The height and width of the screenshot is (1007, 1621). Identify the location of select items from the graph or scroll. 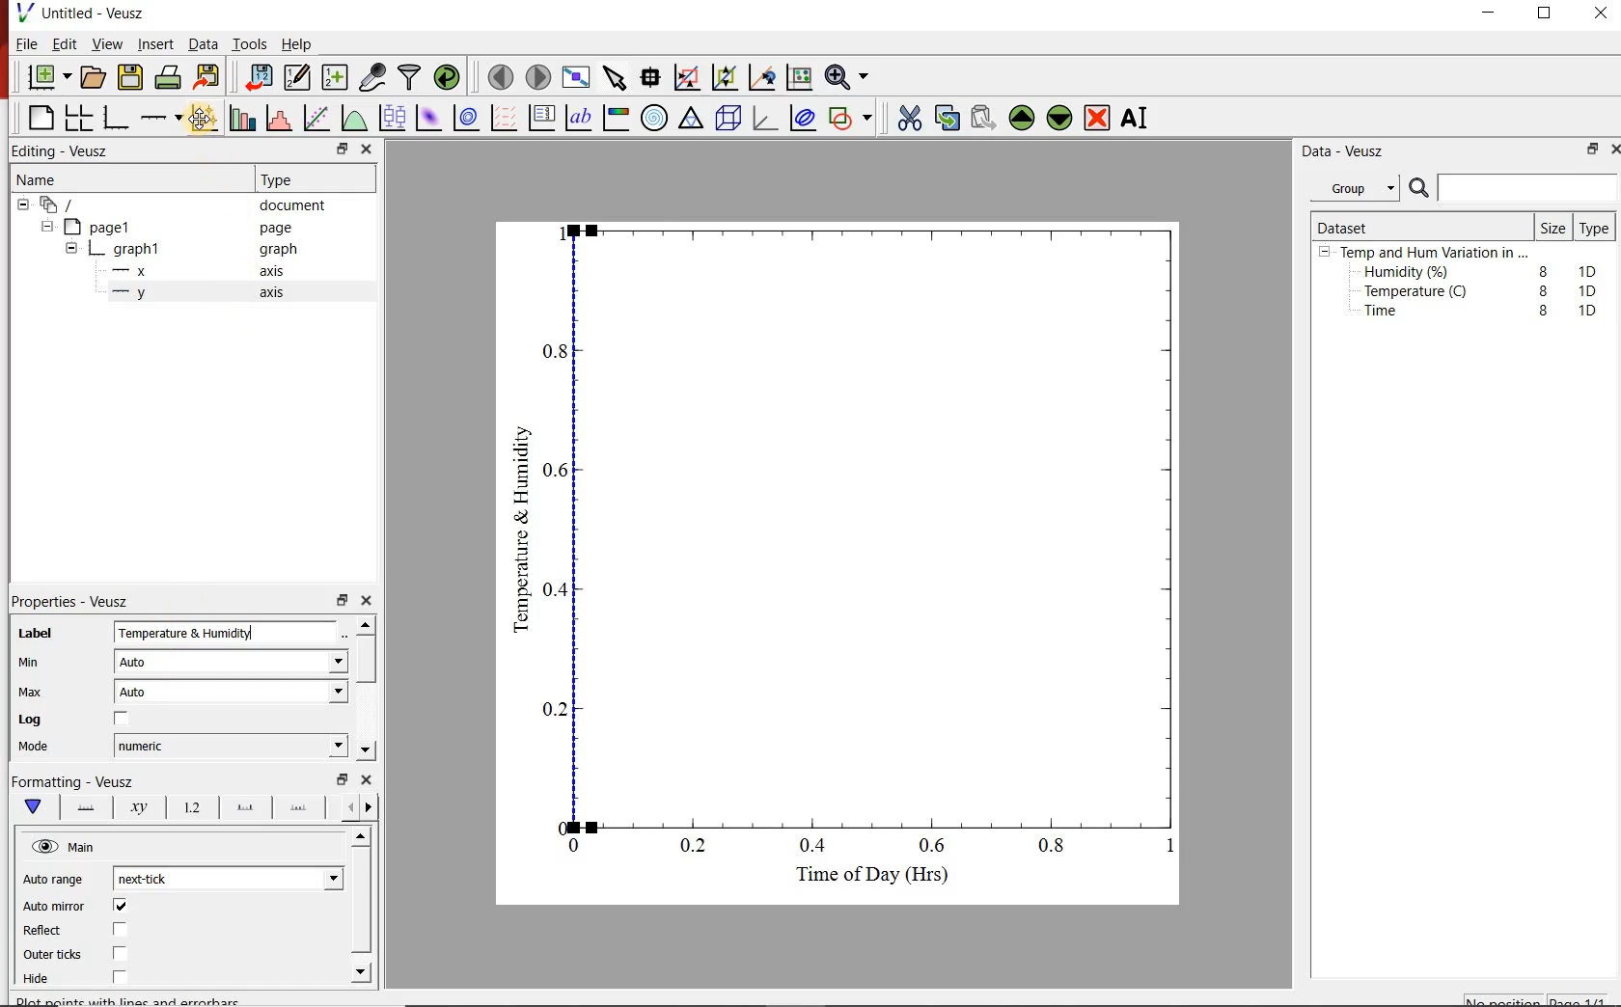
(616, 80).